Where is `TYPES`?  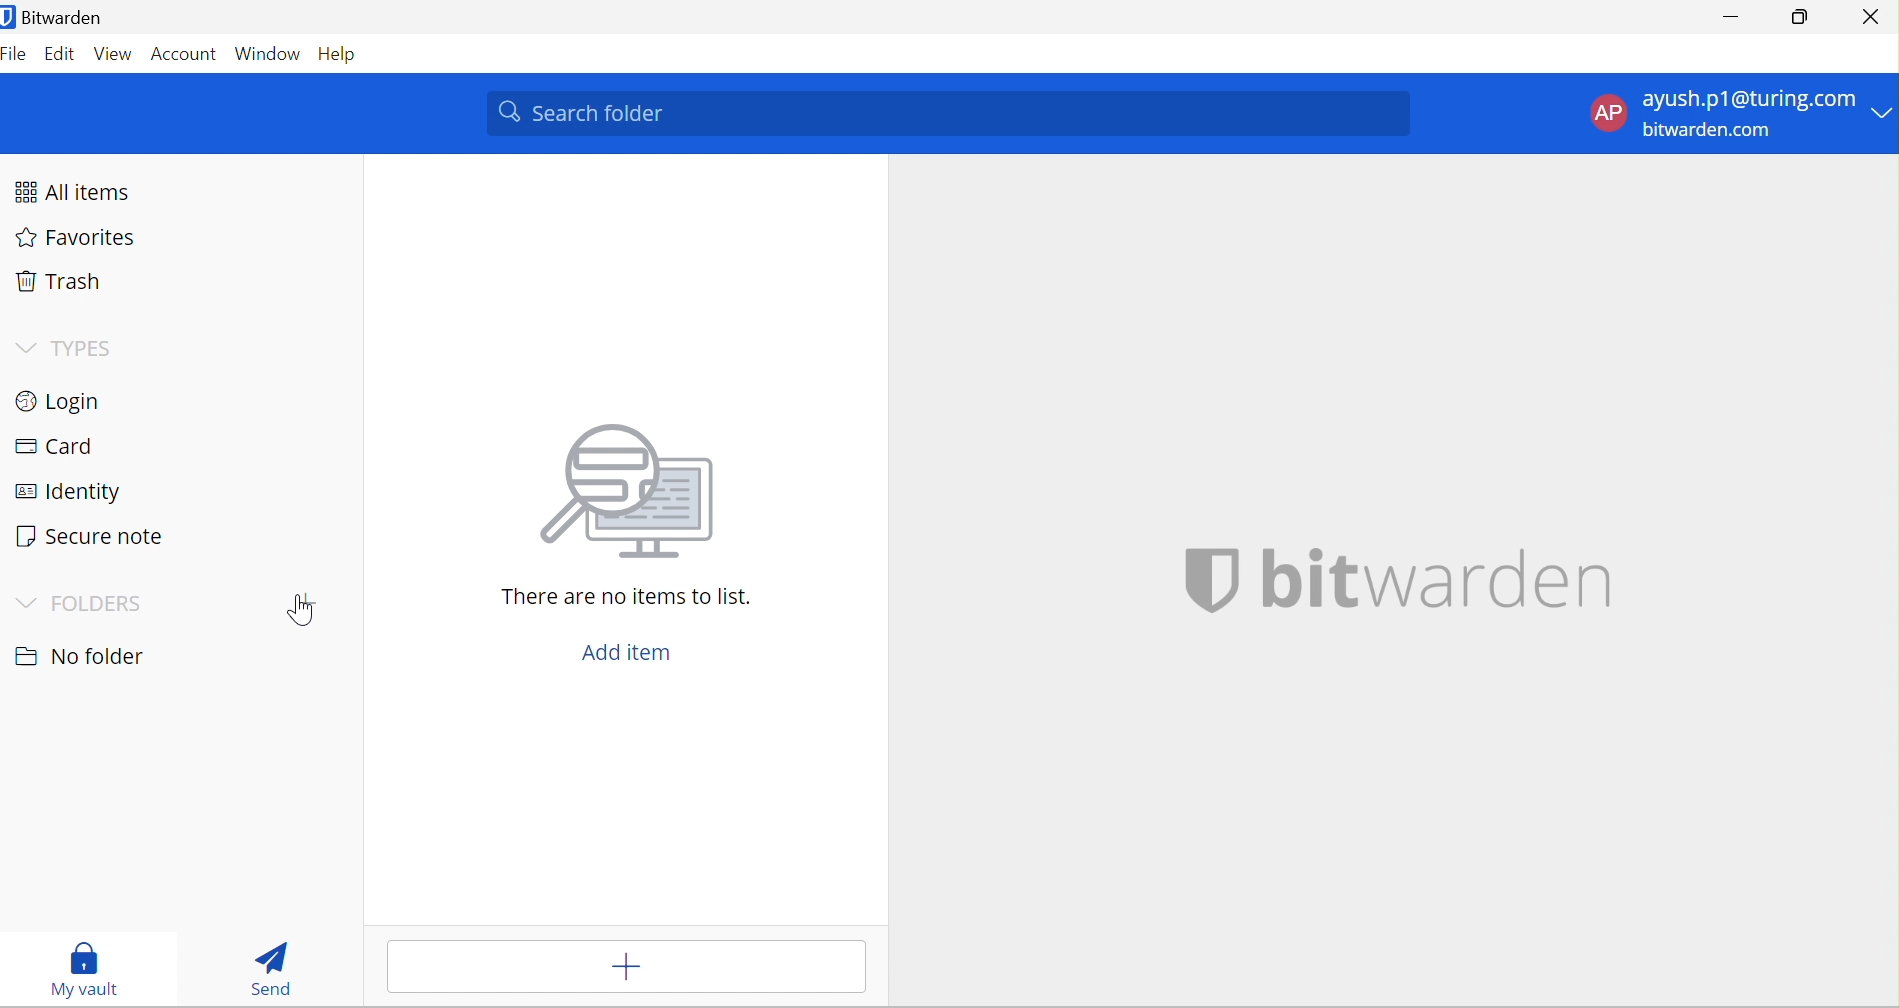
TYPES is located at coordinates (89, 343).